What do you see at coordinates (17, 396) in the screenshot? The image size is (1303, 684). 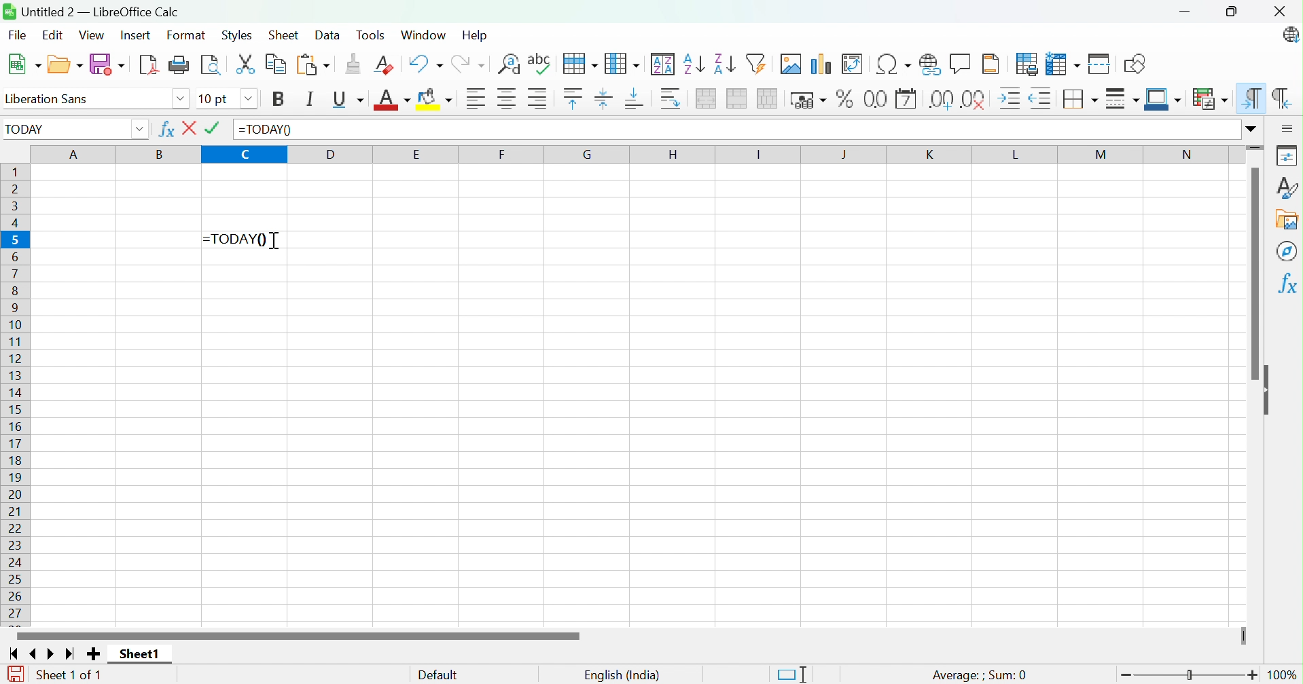 I see `Row names` at bounding box center [17, 396].